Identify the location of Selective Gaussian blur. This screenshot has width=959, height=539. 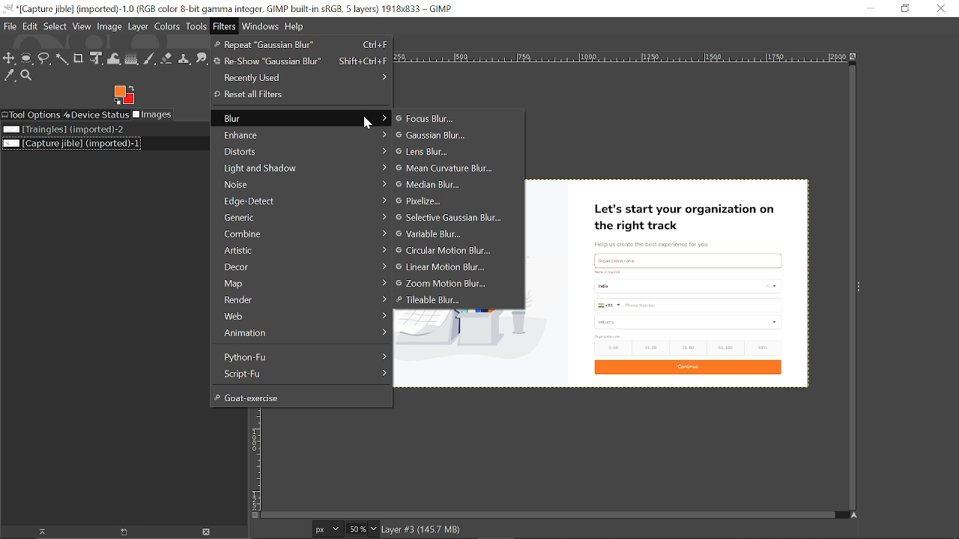
(452, 218).